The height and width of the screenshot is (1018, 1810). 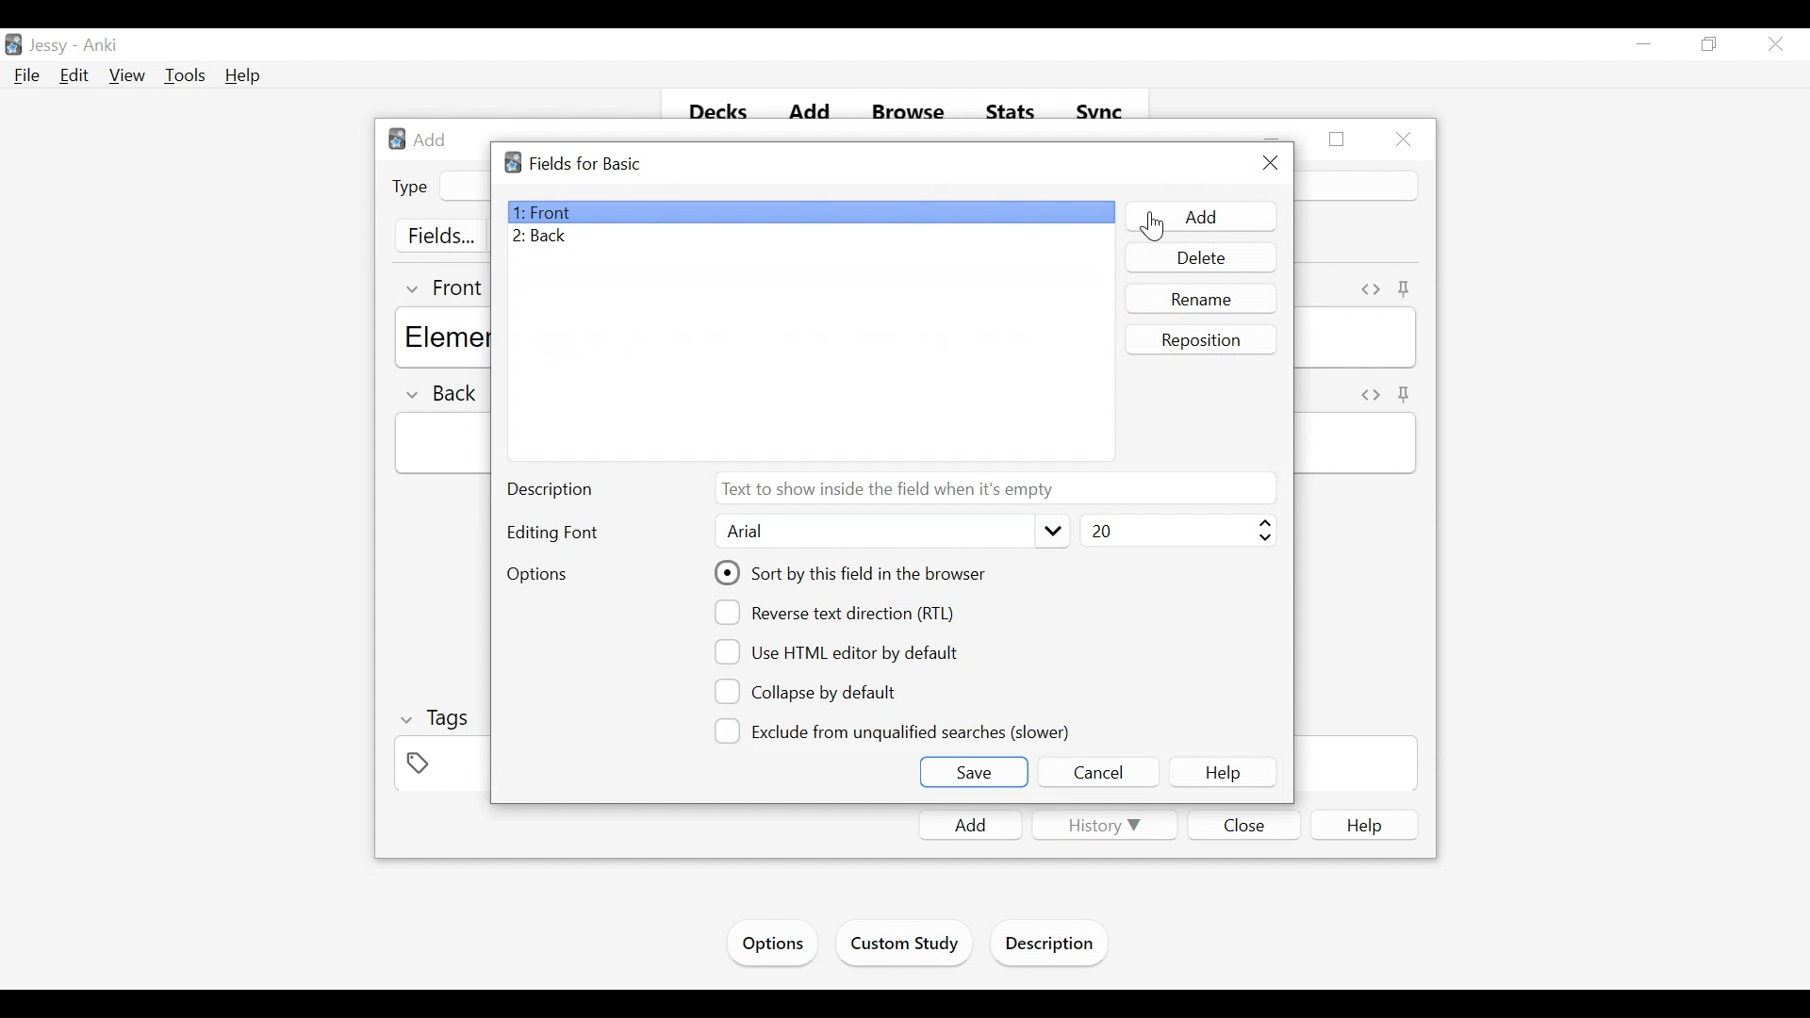 What do you see at coordinates (1177, 531) in the screenshot?
I see `Select Font Size` at bounding box center [1177, 531].